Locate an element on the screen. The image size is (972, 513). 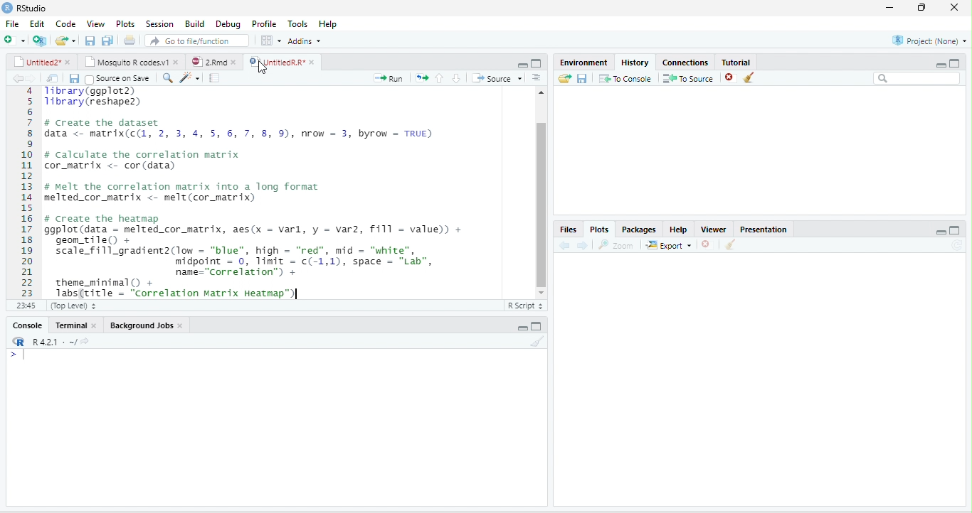
tutorial is located at coordinates (756, 61).